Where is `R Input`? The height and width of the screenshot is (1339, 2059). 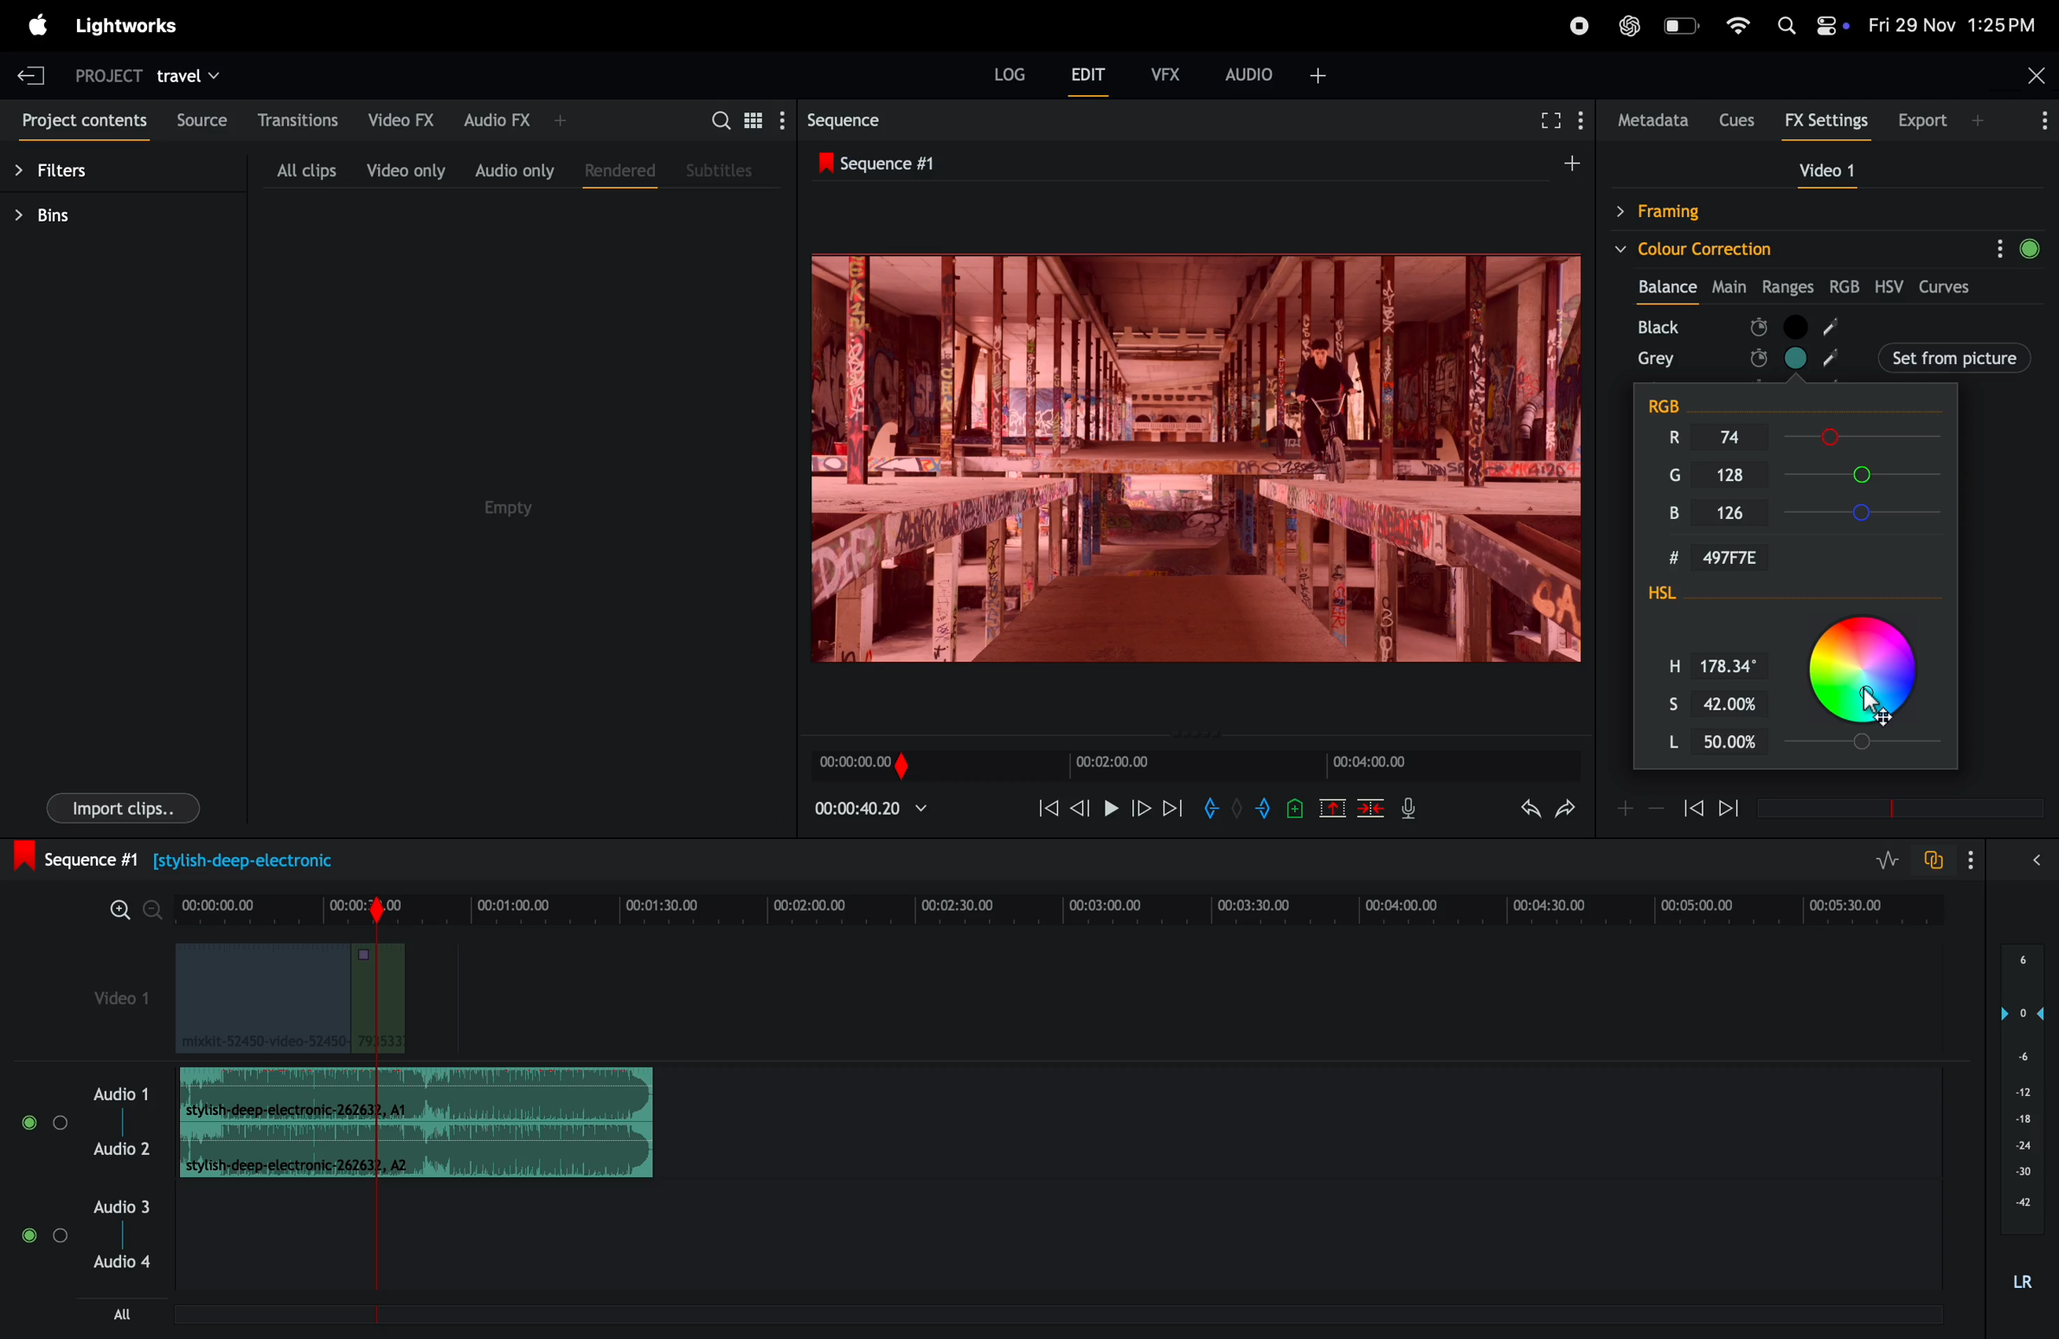 R Input is located at coordinates (1745, 439).